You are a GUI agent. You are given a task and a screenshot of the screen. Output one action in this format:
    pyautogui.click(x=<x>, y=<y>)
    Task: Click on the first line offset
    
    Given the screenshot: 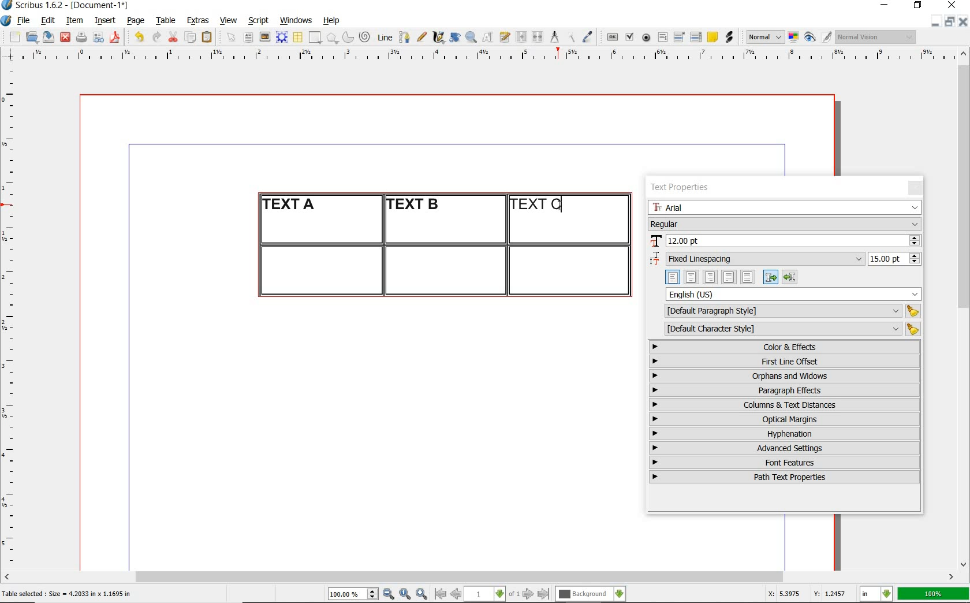 What is the action you would take?
    pyautogui.click(x=785, y=362)
    